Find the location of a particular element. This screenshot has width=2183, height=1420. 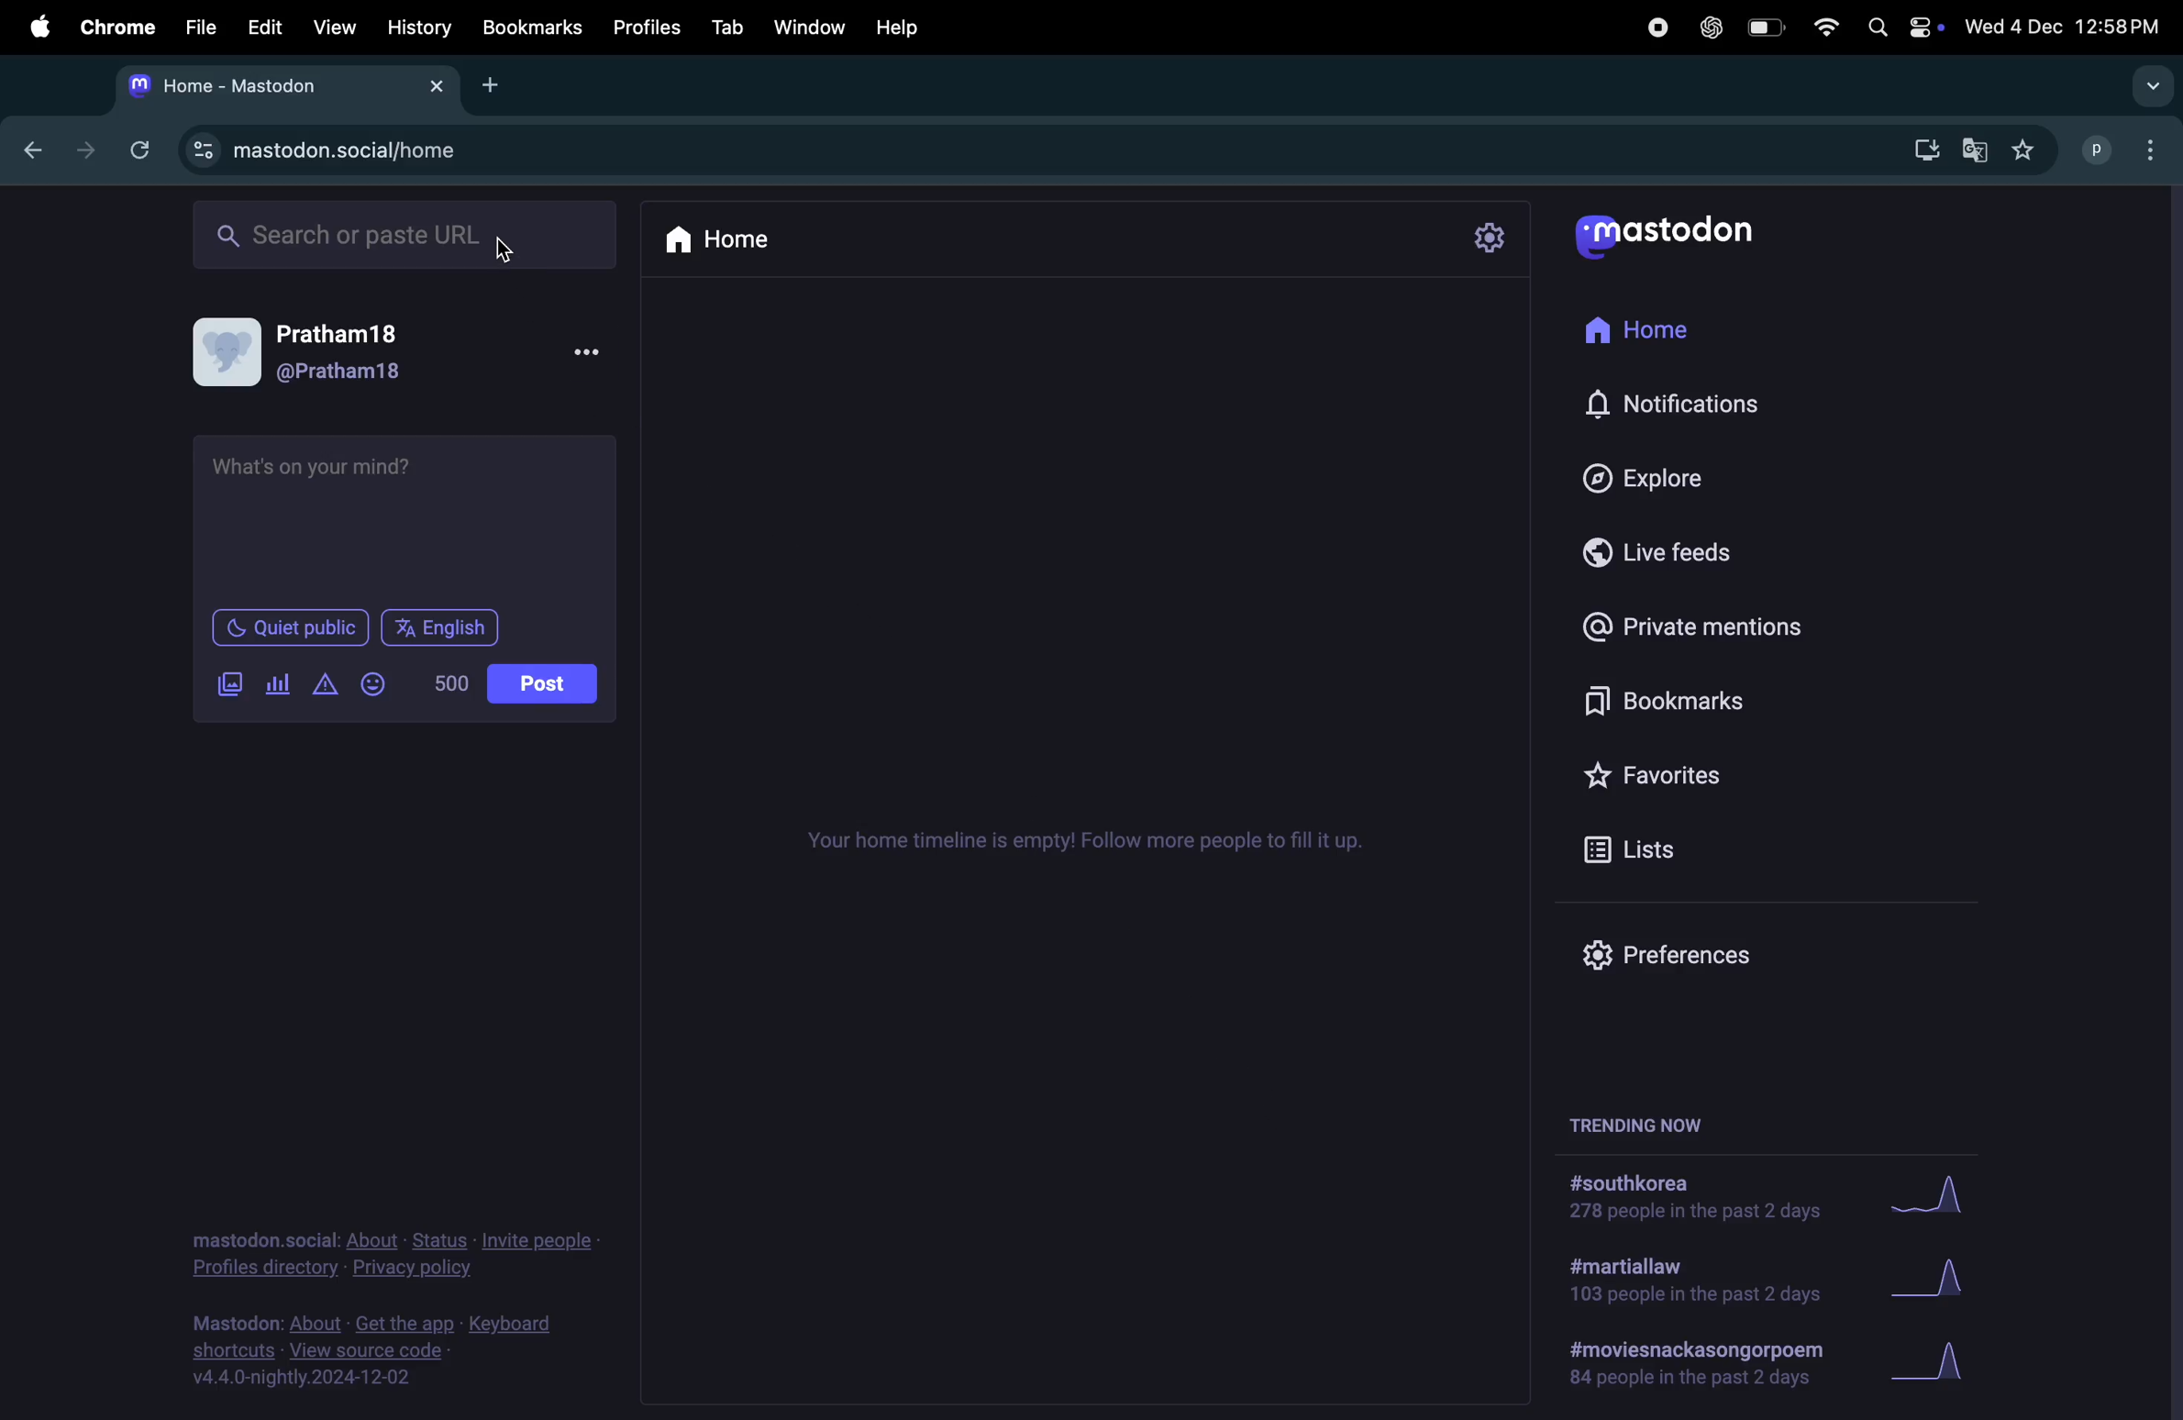

drop down menu is located at coordinates (2144, 83).